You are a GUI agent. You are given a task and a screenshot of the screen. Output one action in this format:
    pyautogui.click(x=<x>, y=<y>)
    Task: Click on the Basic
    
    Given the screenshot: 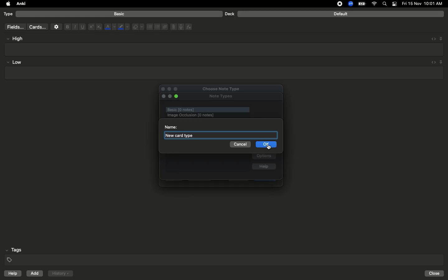 What is the action you would take?
    pyautogui.click(x=119, y=14)
    